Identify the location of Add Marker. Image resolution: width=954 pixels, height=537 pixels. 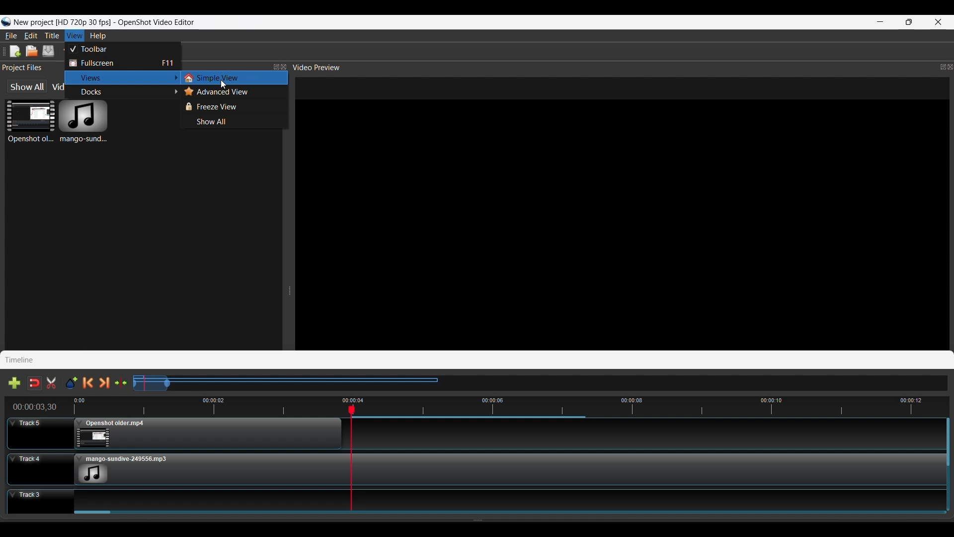
(72, 383).